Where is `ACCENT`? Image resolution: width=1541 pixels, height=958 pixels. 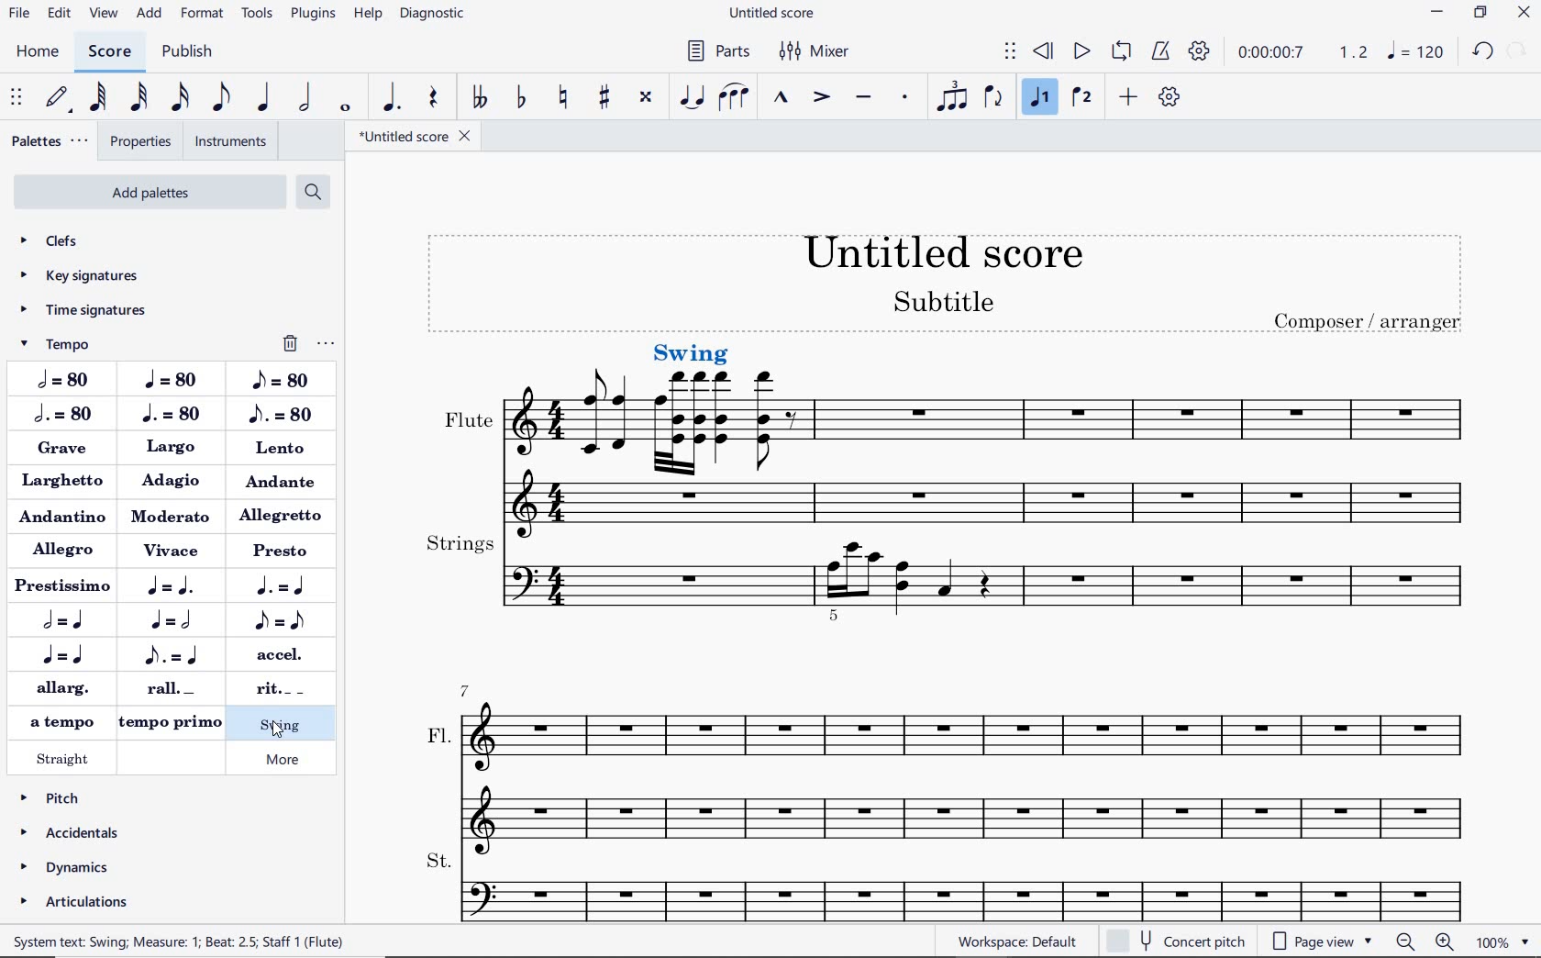
ACCENT is located at coordinates (820, 95).